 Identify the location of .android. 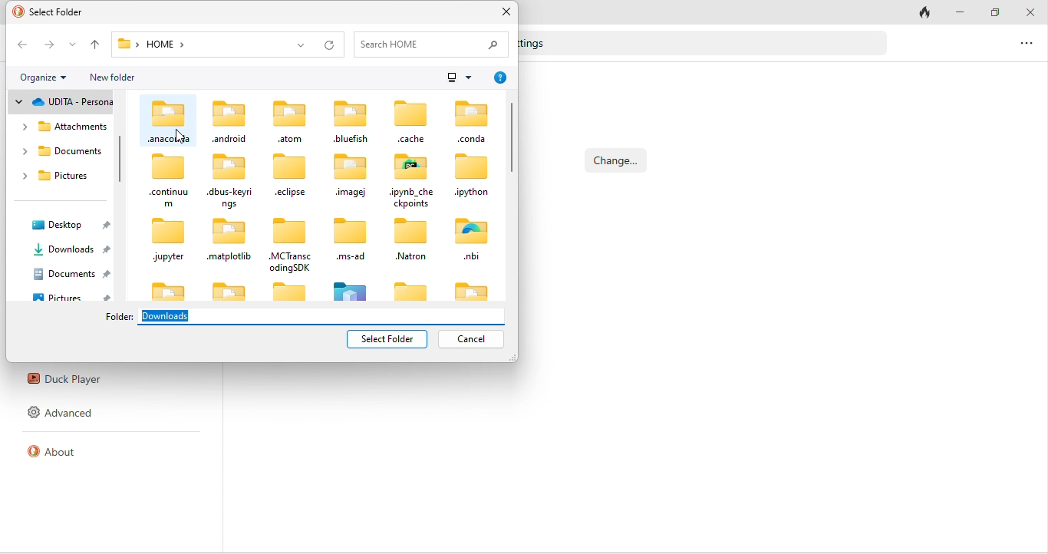
(230, 120).